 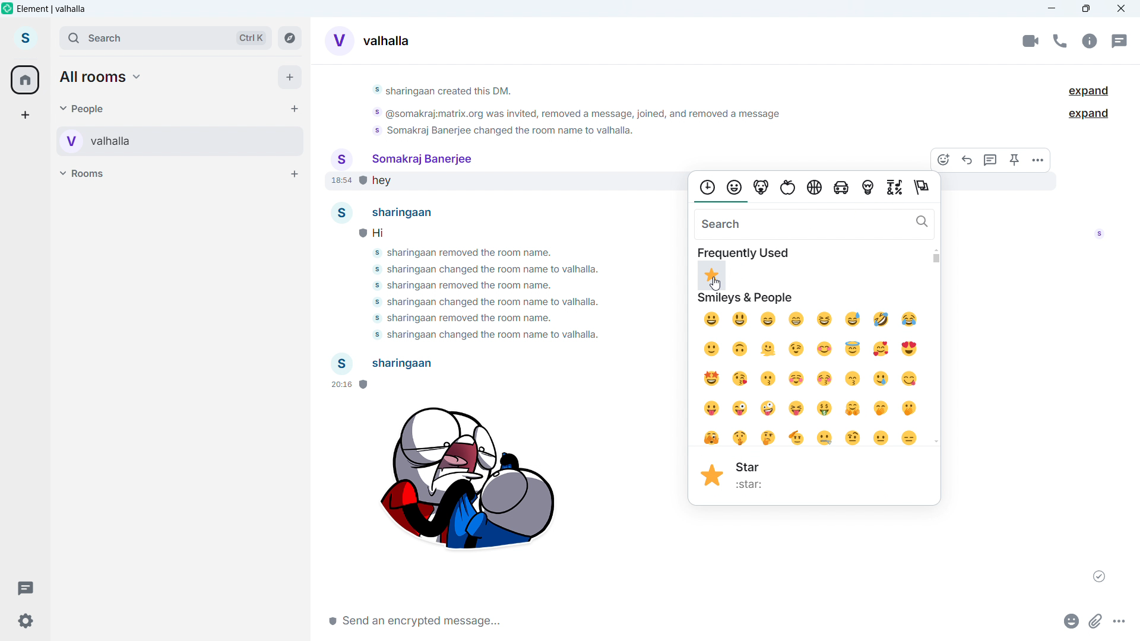 I want to click on Add , so click(x=290, y=78).